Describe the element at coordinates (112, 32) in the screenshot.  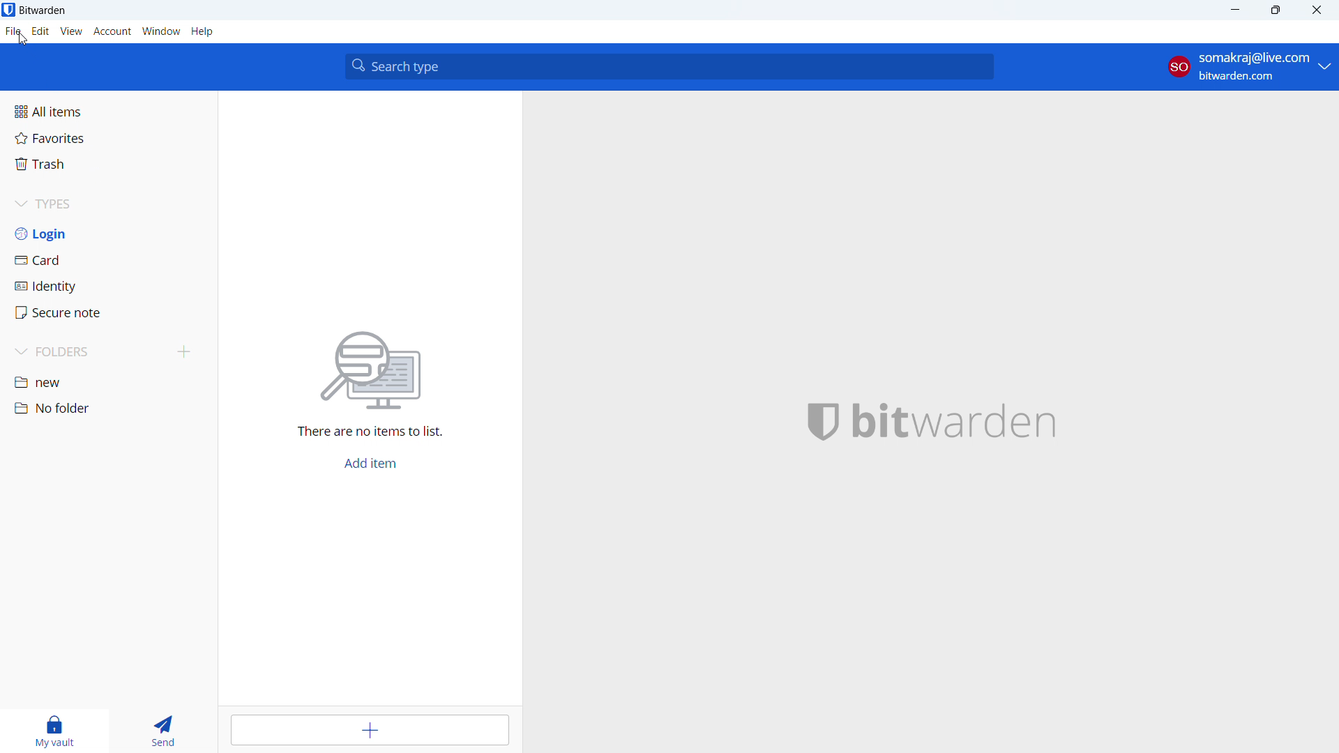
I see `account` at that location.